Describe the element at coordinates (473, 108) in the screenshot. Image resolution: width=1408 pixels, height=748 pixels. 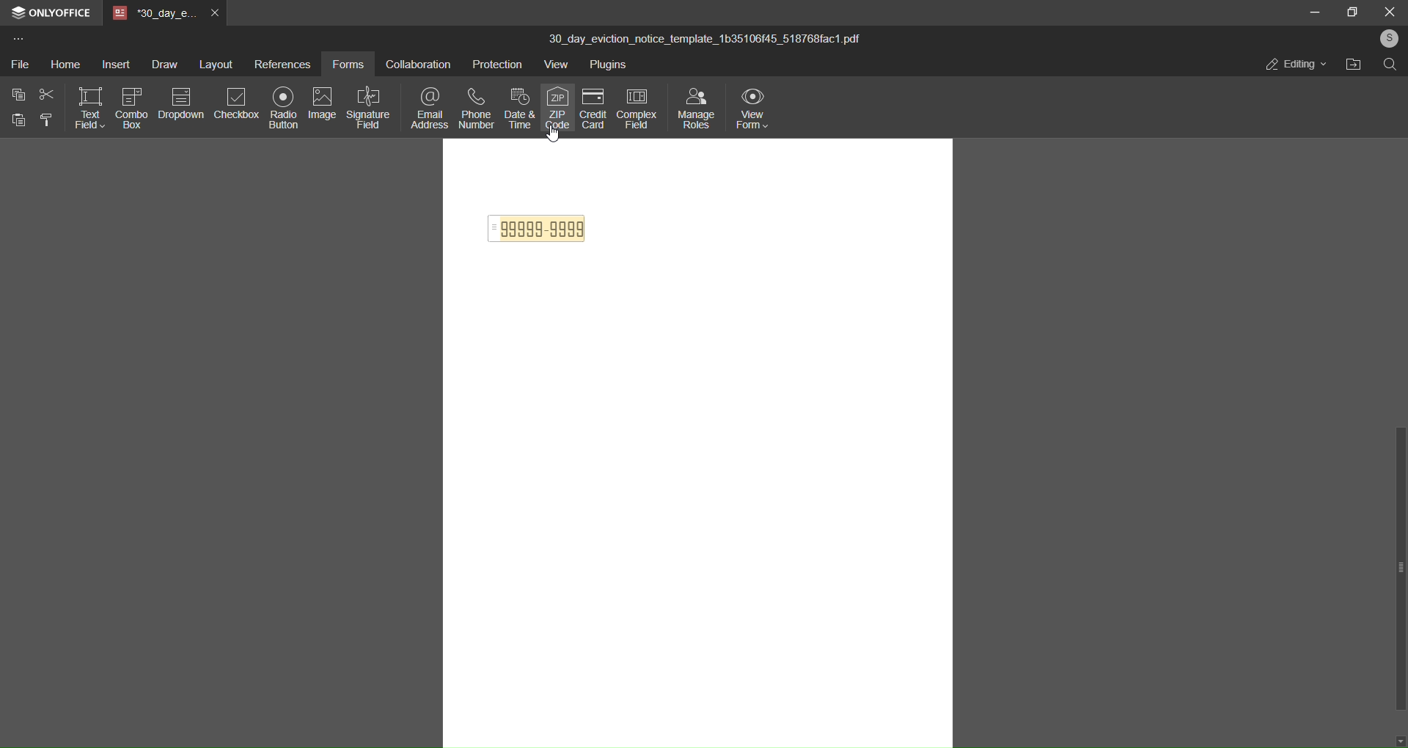
I see `phone number` at that location.